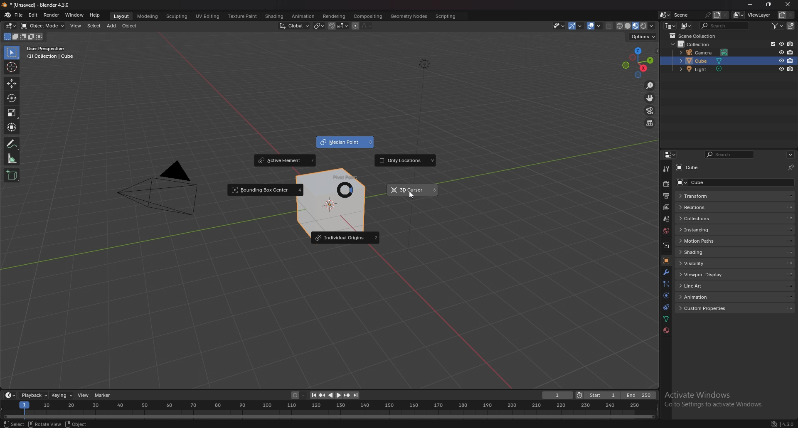  Describe the element at coordinates (729, 154) in the screenshot. I see `search` at that location.